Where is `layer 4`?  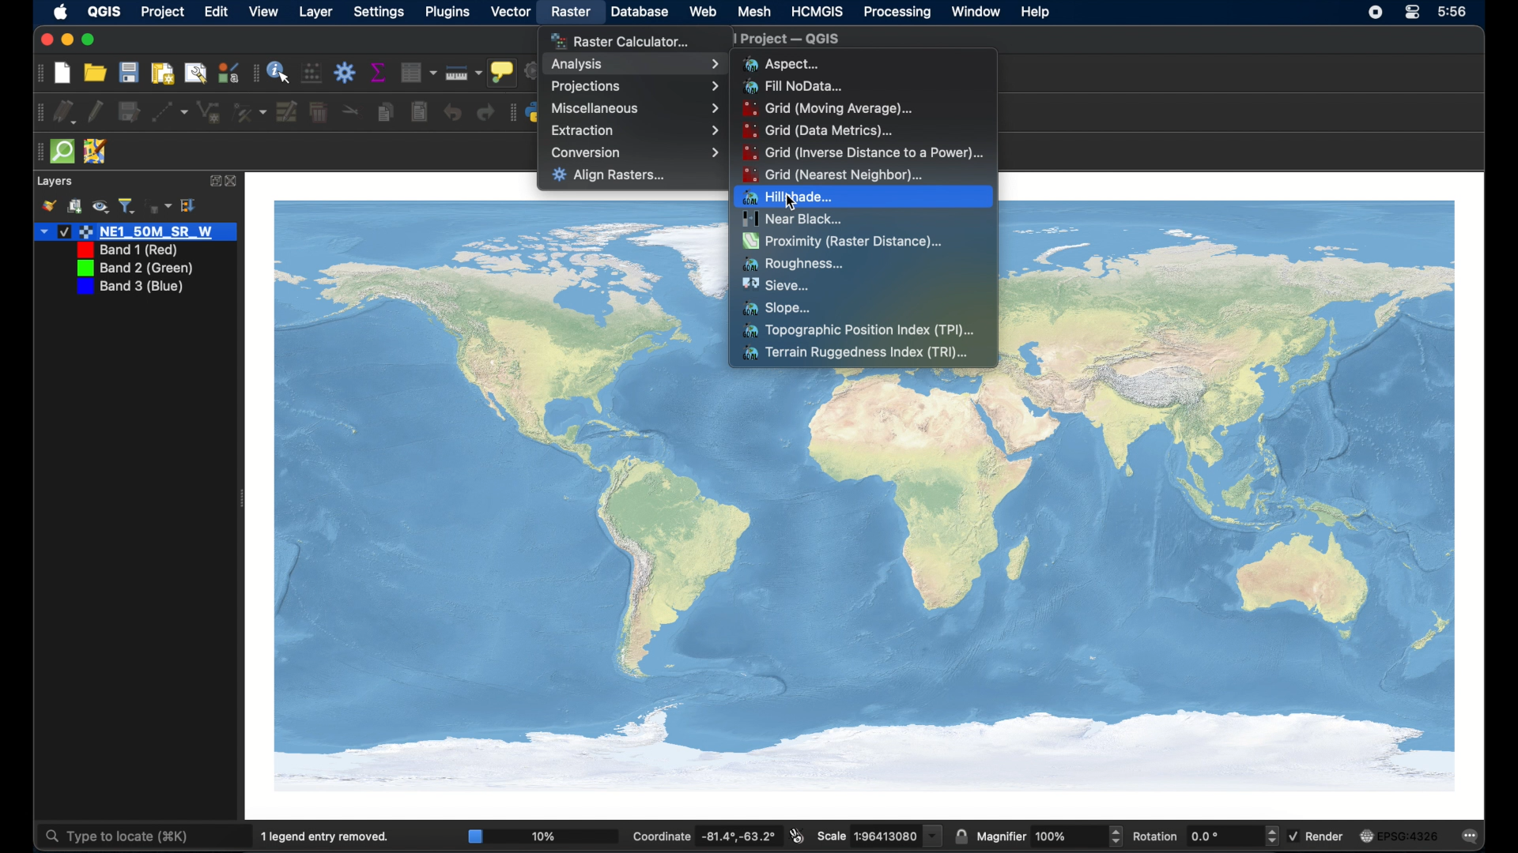
layer 4 is located at coordinates (129, 287).